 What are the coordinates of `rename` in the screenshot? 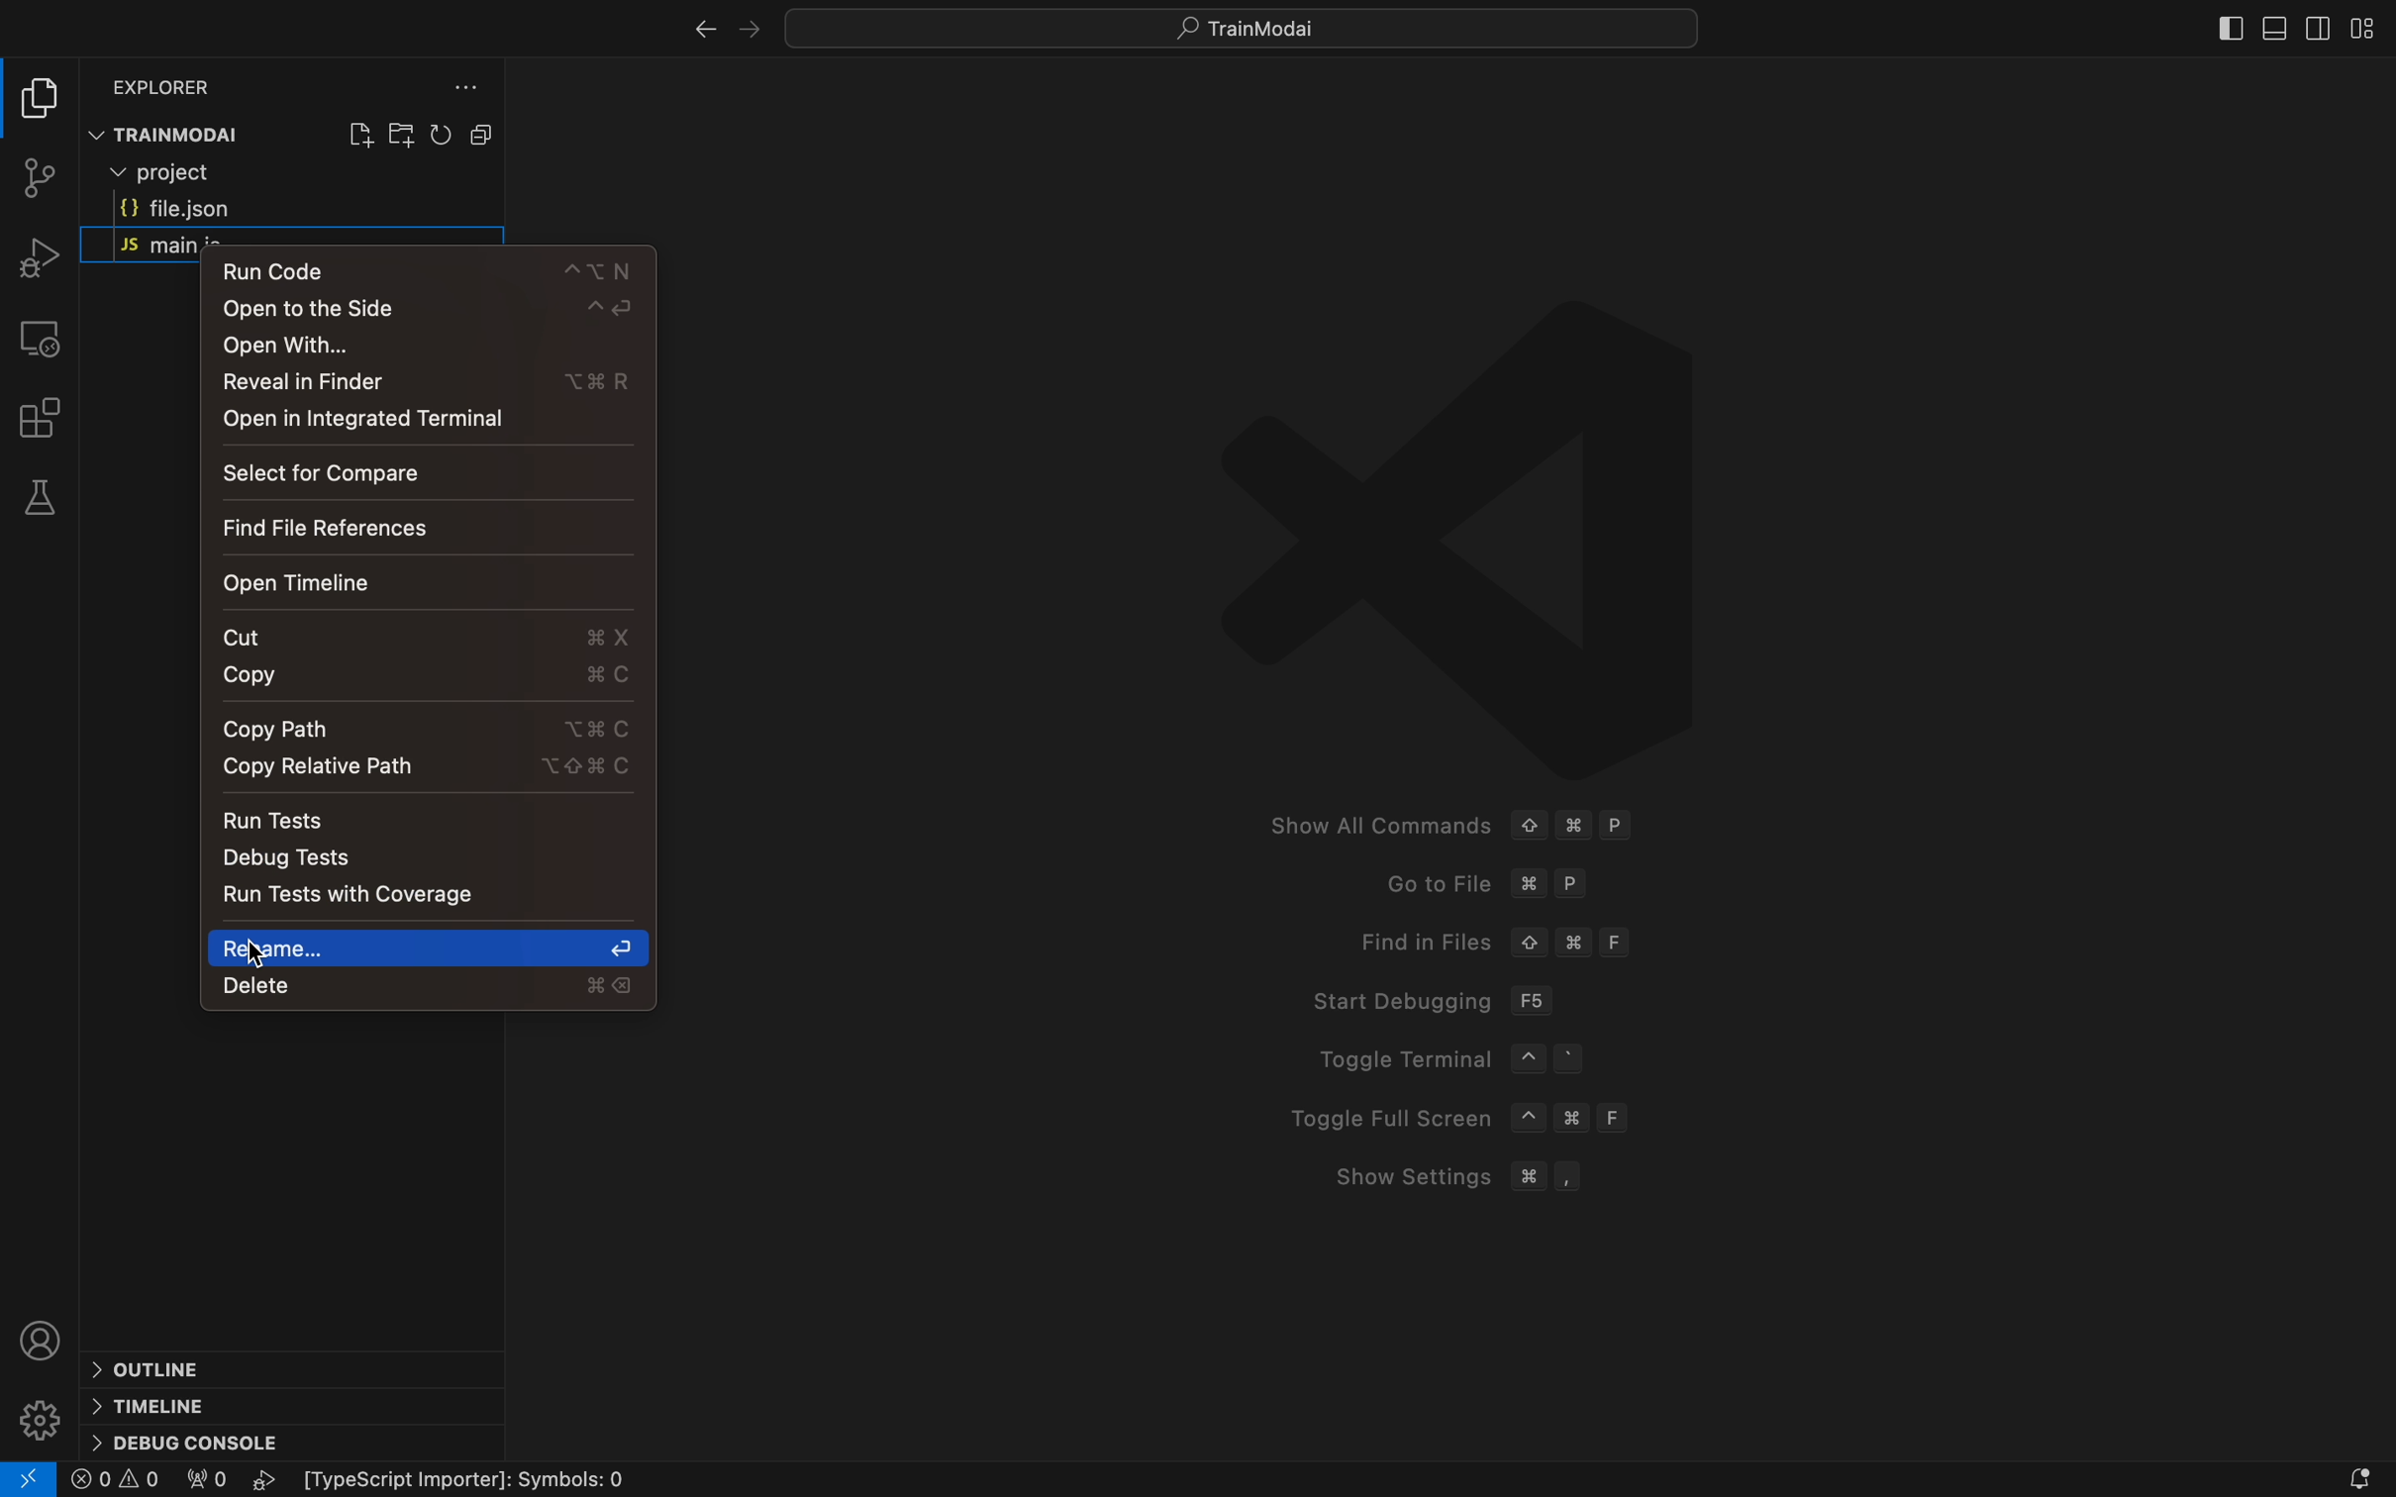 It's located at (429, 948).